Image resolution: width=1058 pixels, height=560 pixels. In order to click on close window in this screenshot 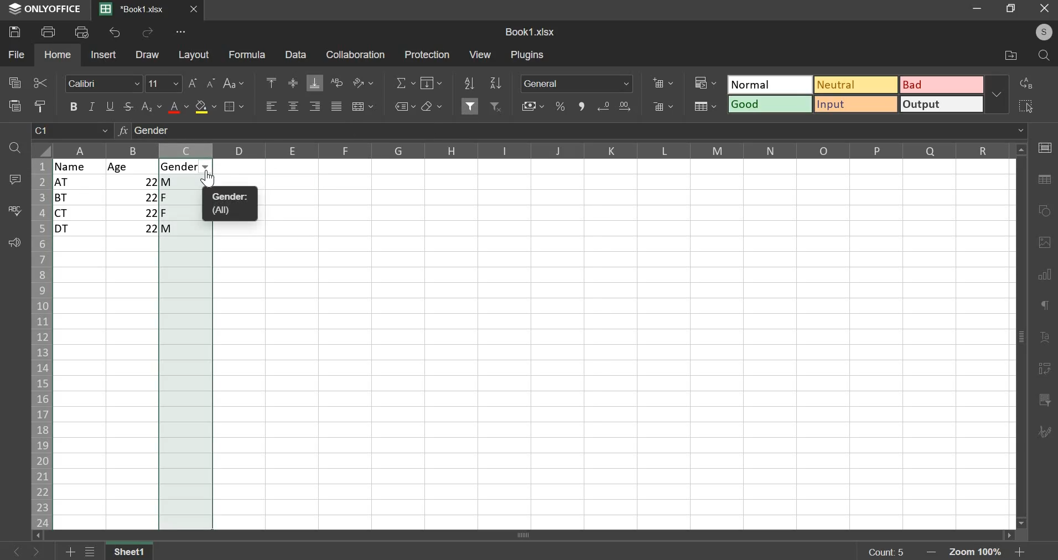, I will do `click(1043, 11)`.